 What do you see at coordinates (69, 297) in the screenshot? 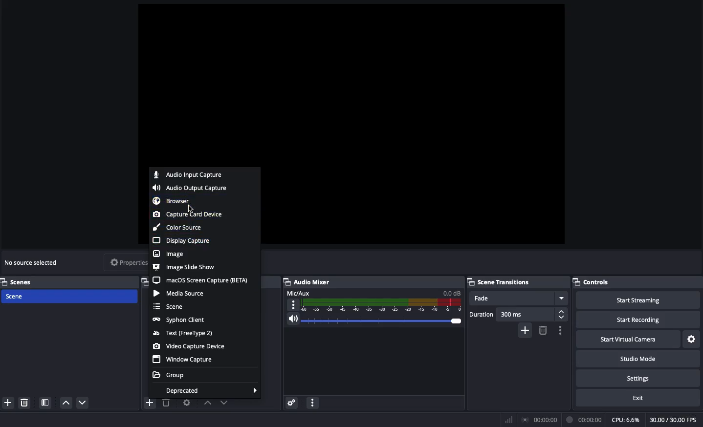
I see `Scene` at bounding box center [69, 297].